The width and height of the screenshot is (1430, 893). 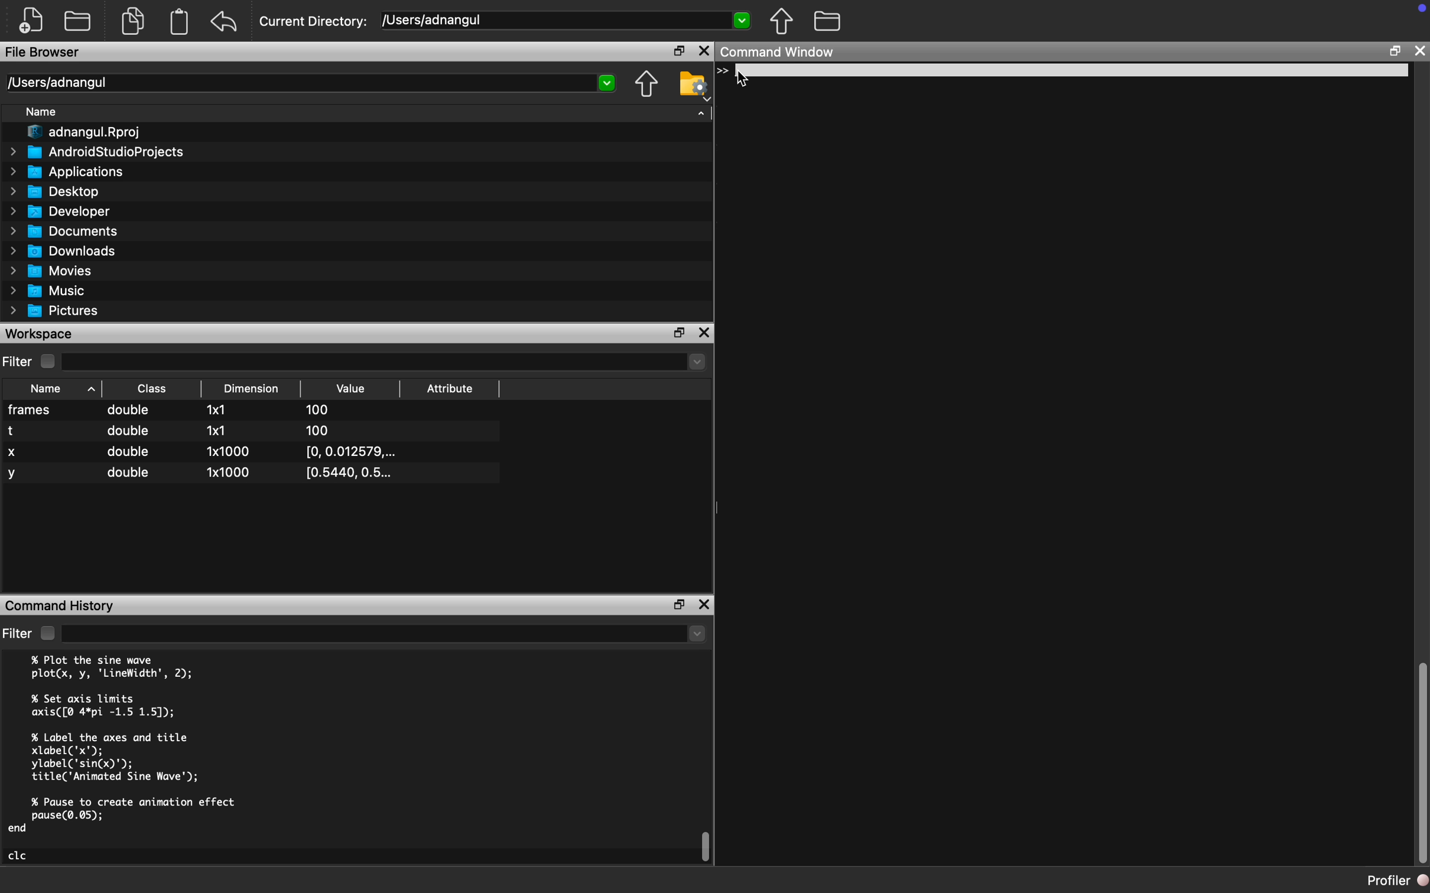 I want to click on Restore Down, so click(x=677, y=333).